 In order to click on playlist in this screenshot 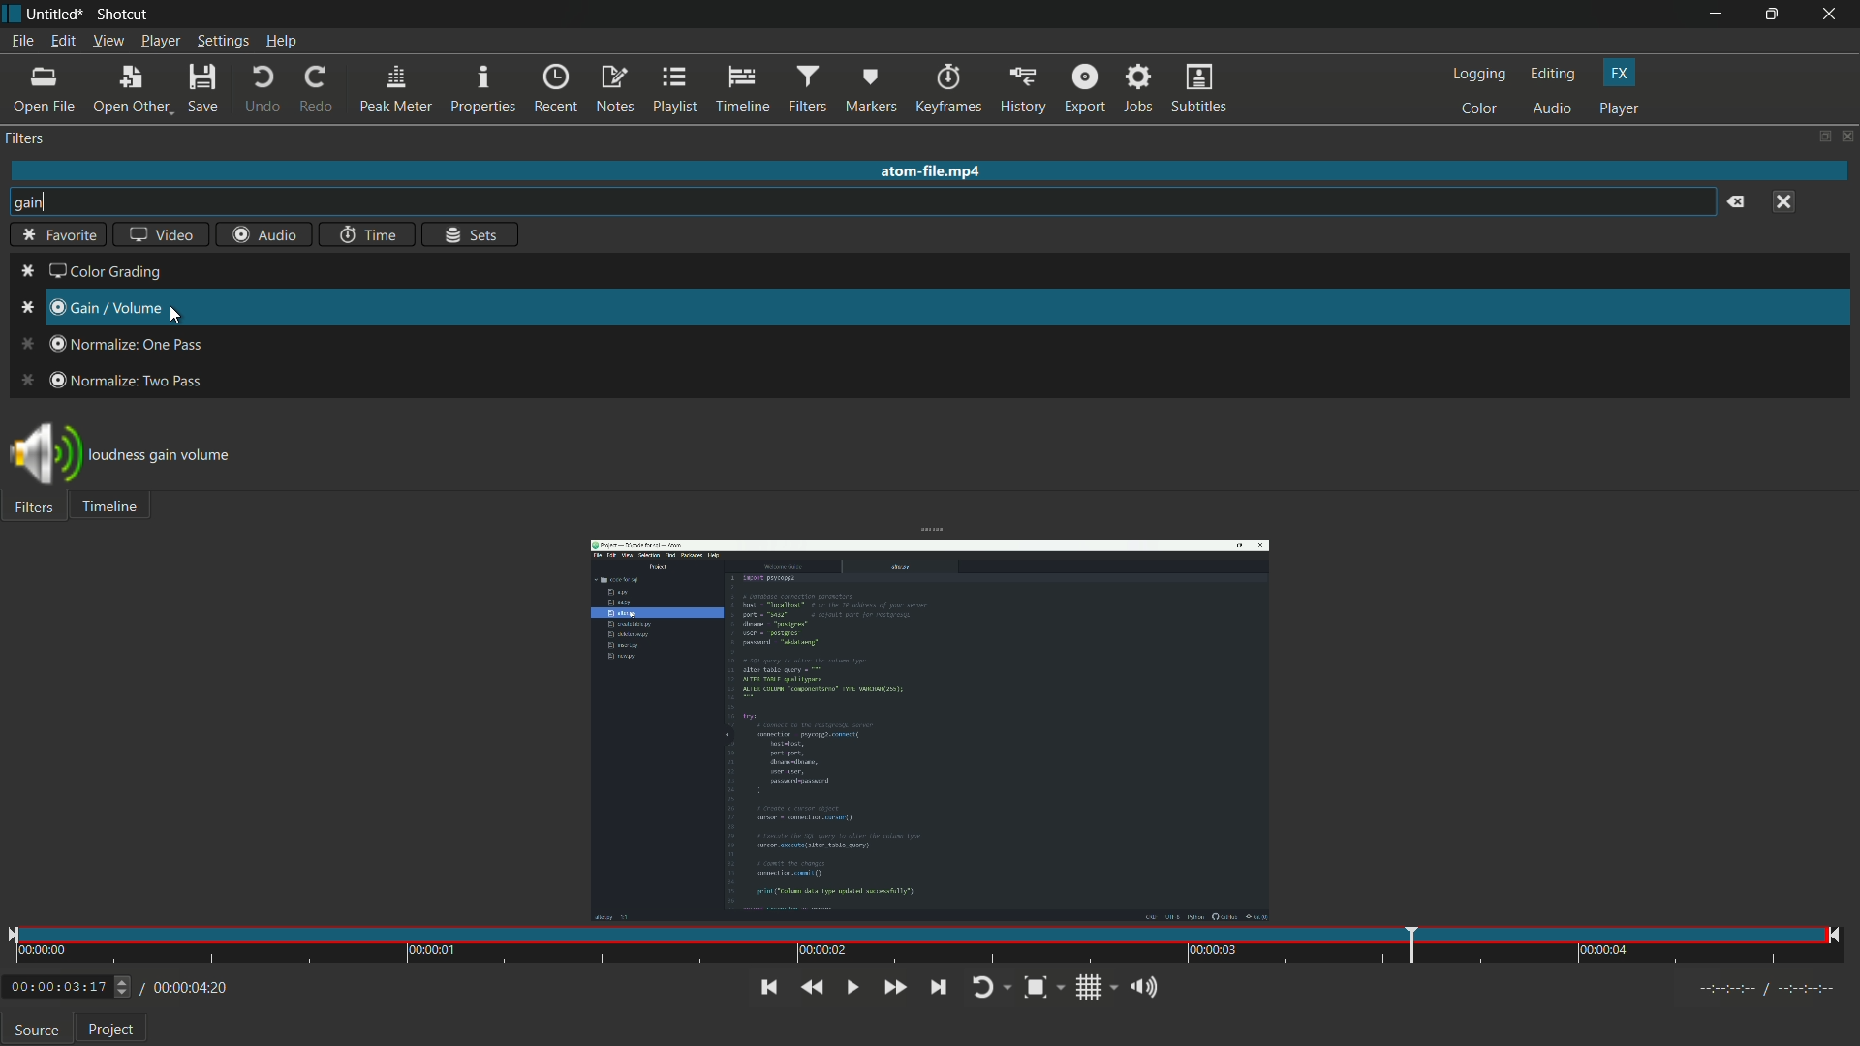, I will do `click(675, 89)`.